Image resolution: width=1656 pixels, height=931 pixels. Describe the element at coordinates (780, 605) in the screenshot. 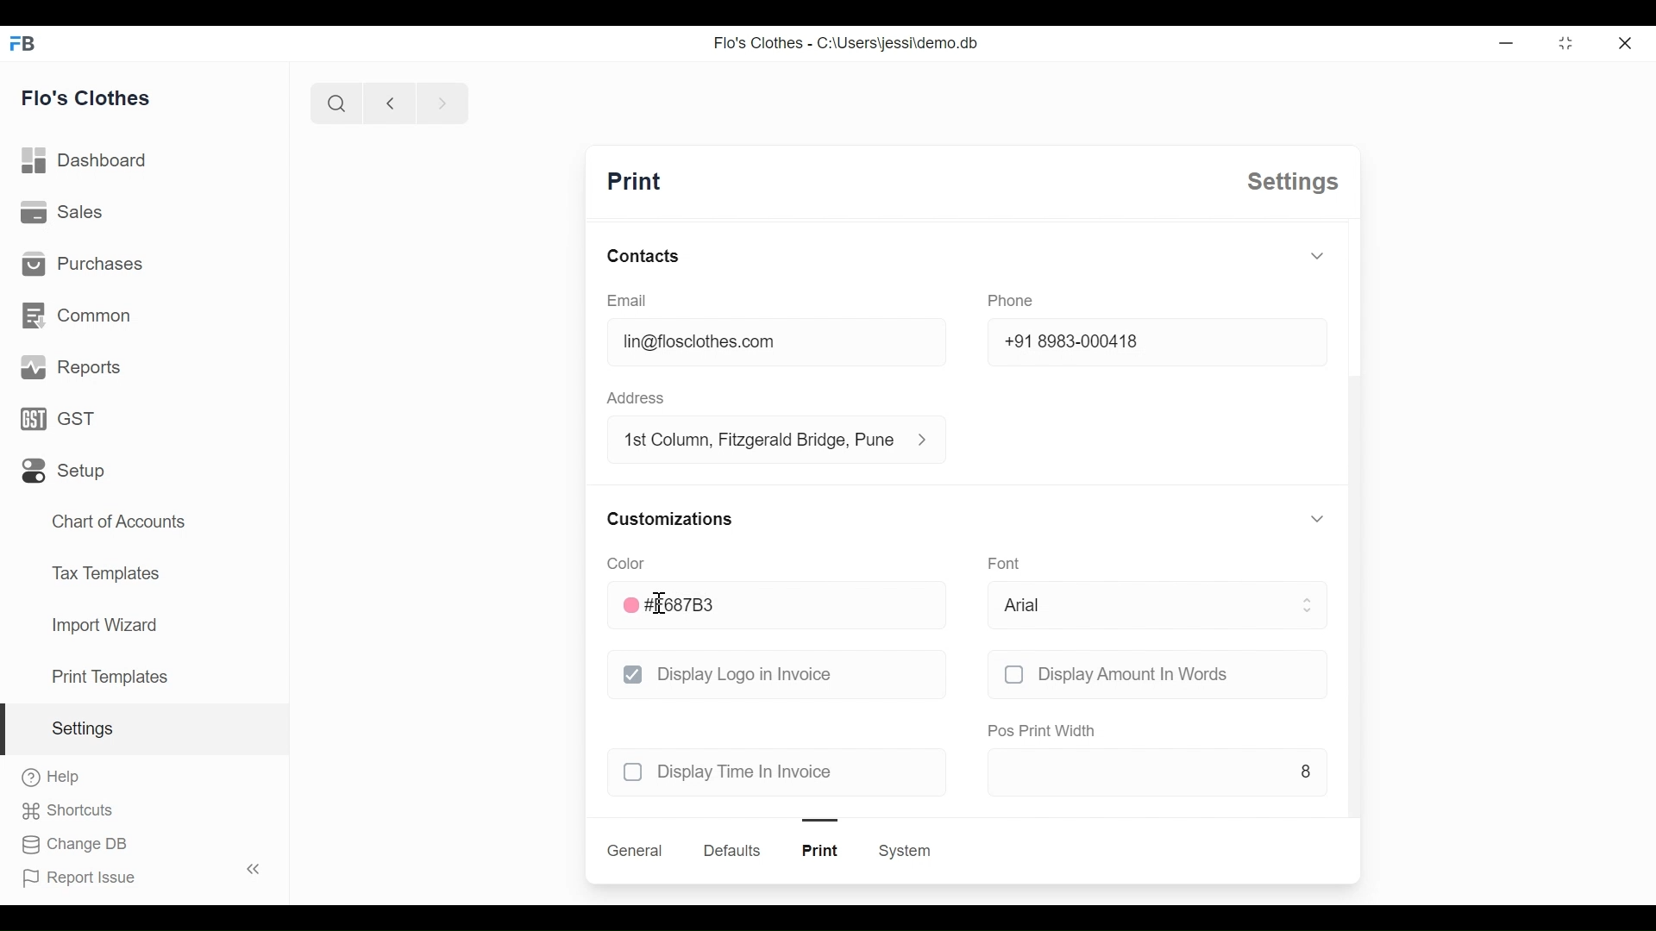

I see `#F687B3` at that location.